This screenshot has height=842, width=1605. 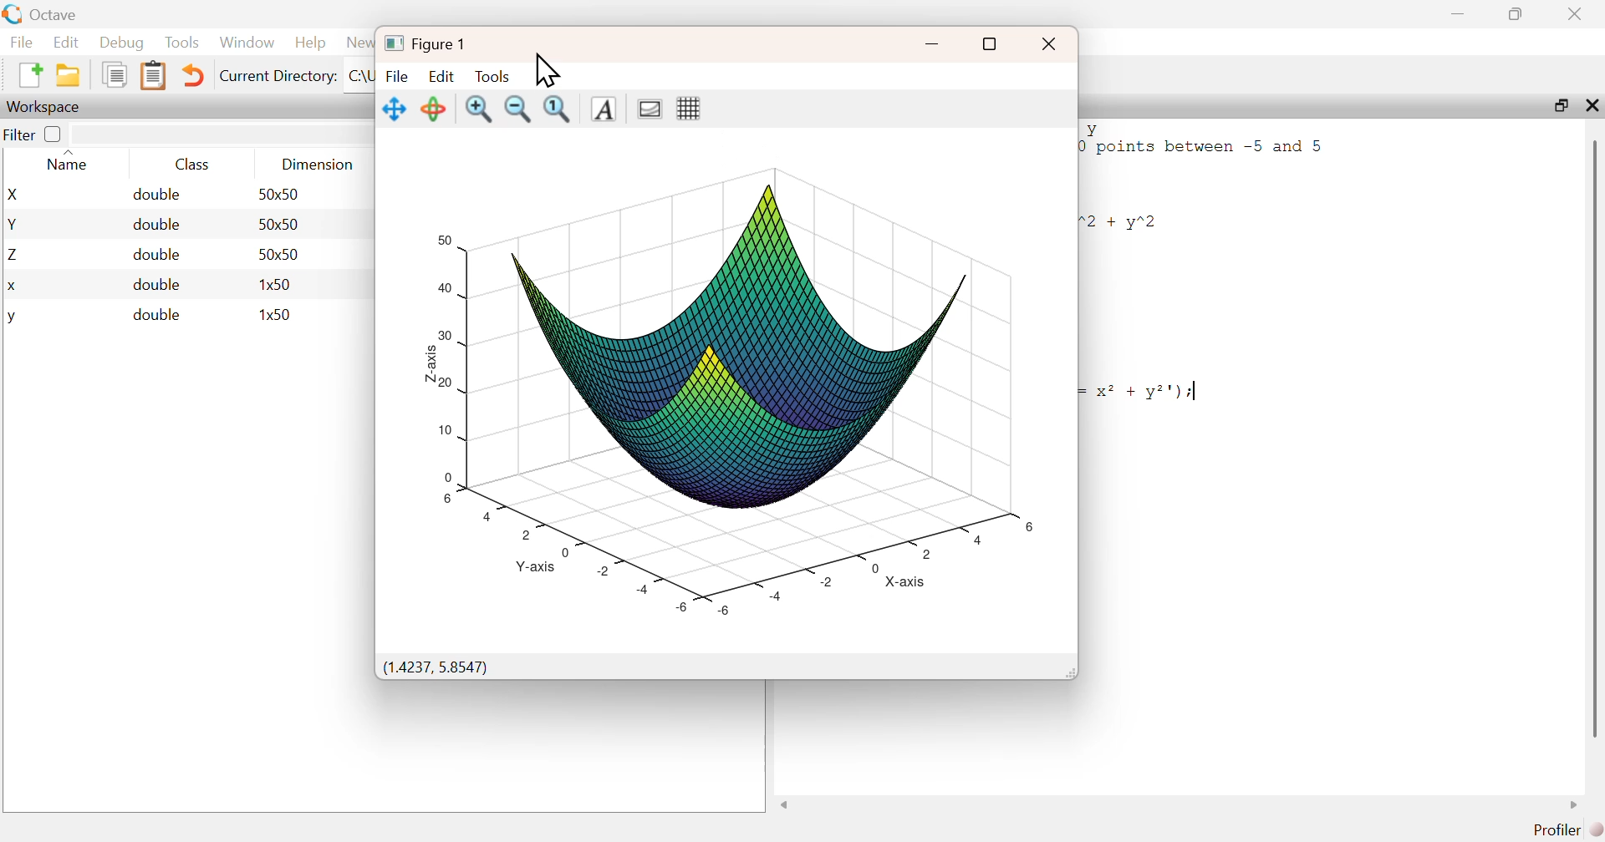 What do you see at coordinates (397, 76) in the screenshot?
I see `File` at bounding box center [397, 76].